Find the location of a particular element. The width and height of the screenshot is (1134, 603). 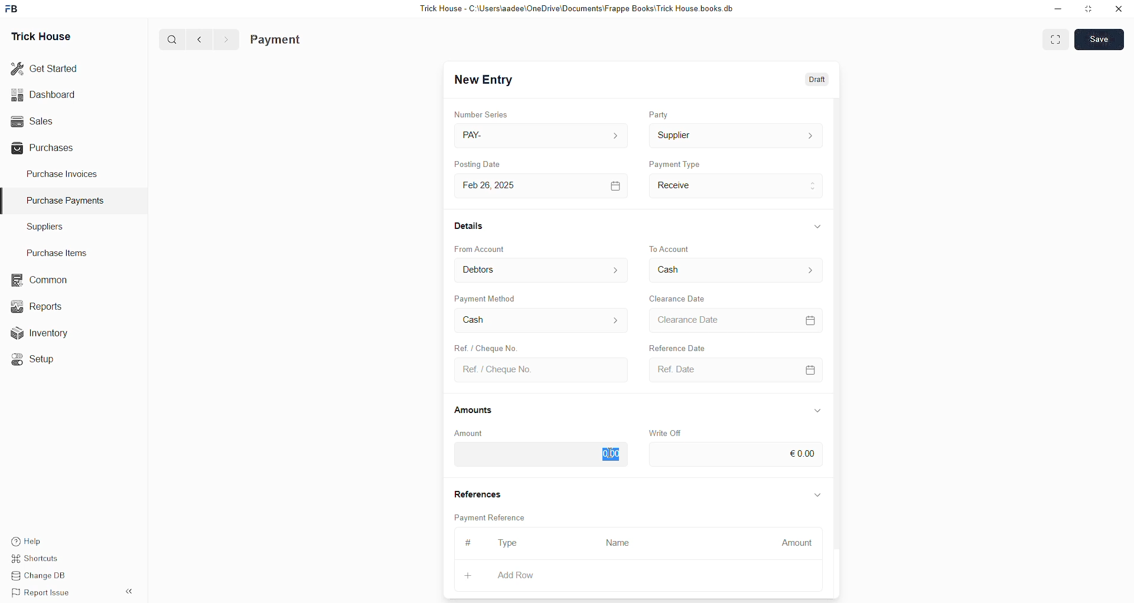

Suppliers is located at coordinates (58, 228).